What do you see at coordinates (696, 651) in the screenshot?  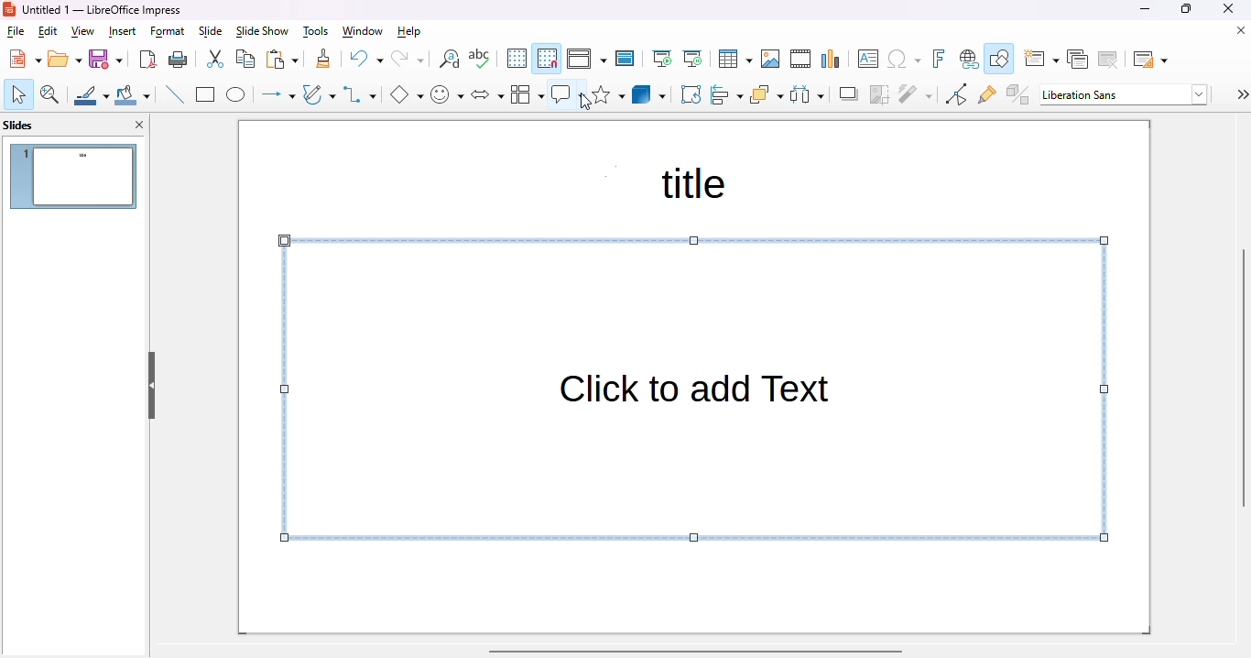 I see `horizontal scroll bar` at bounding box center [696, 651].